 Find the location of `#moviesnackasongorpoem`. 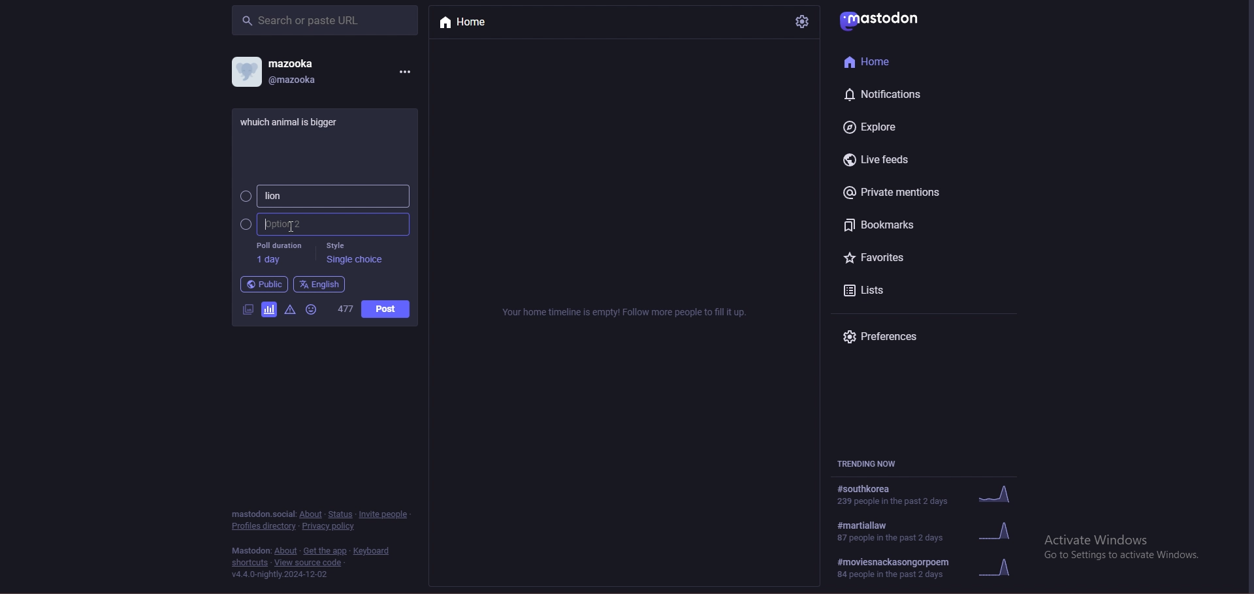

#moviesnackasongorpoem is located at coordinates (931, 569).